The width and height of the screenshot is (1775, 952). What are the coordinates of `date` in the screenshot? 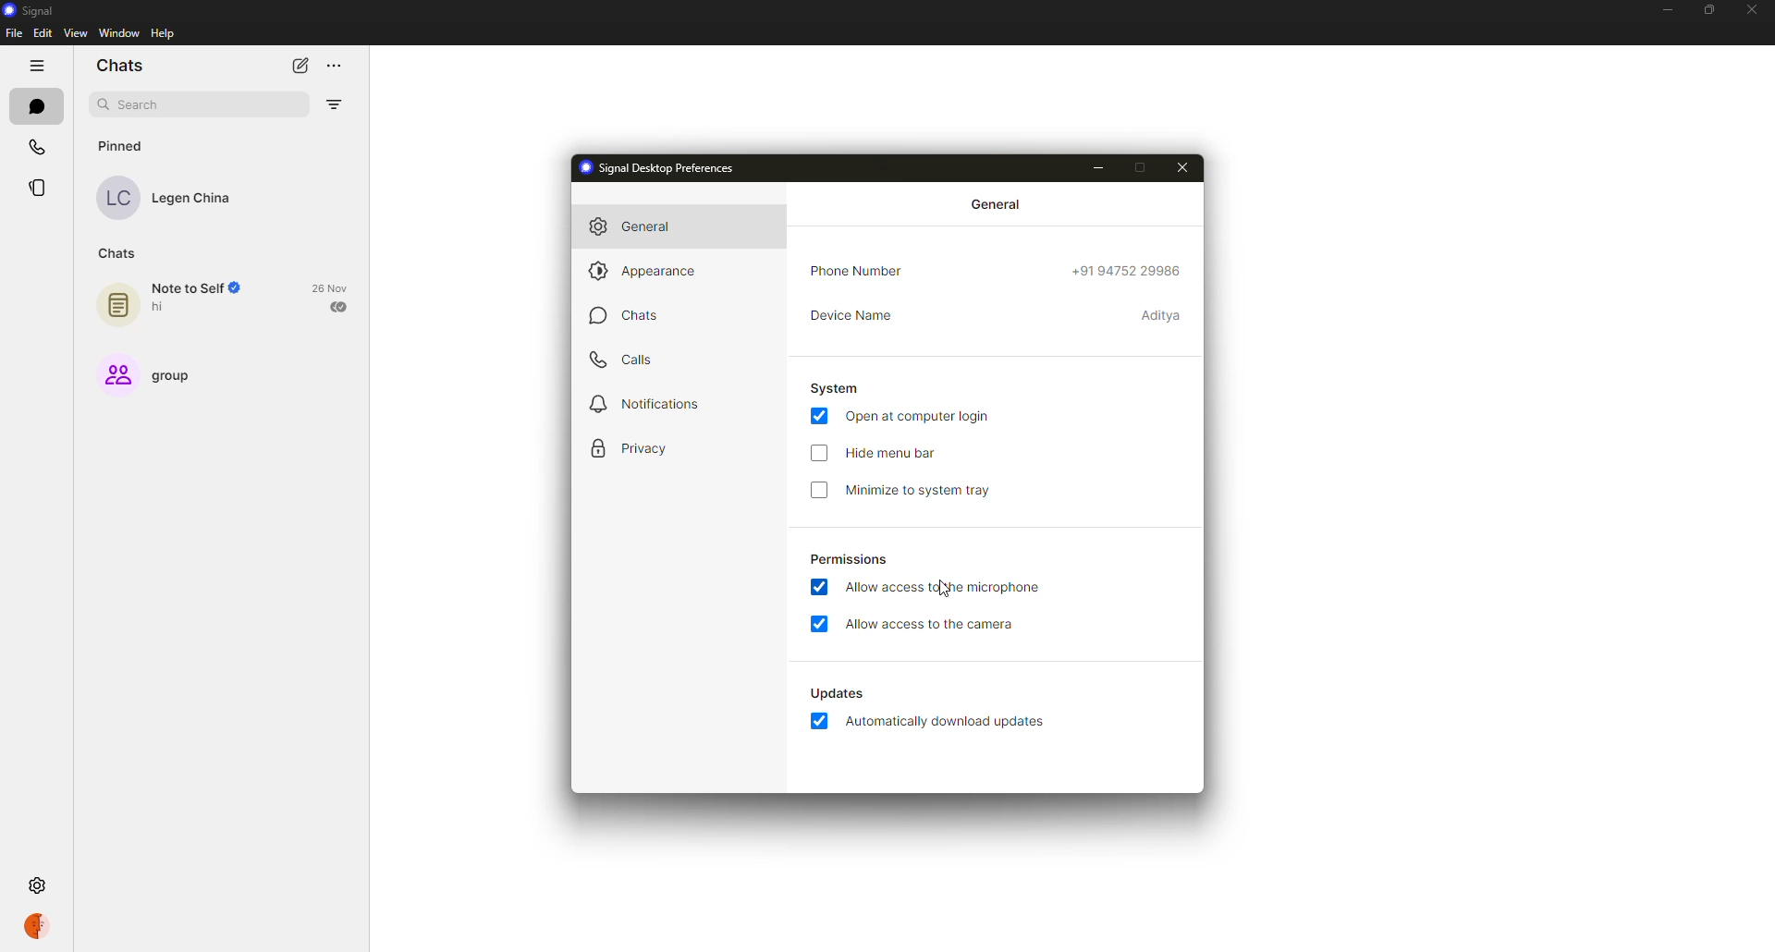 It's located at (333, 287).